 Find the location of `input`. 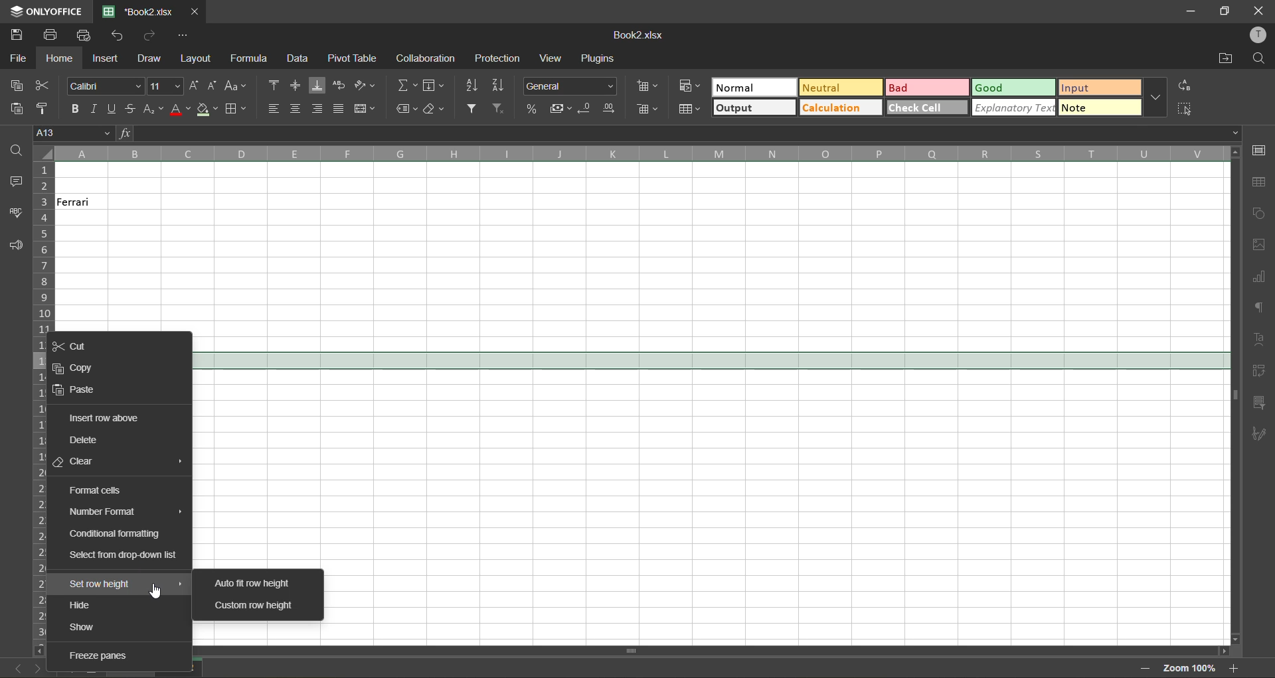

input is located at coordinates (1098, 87).